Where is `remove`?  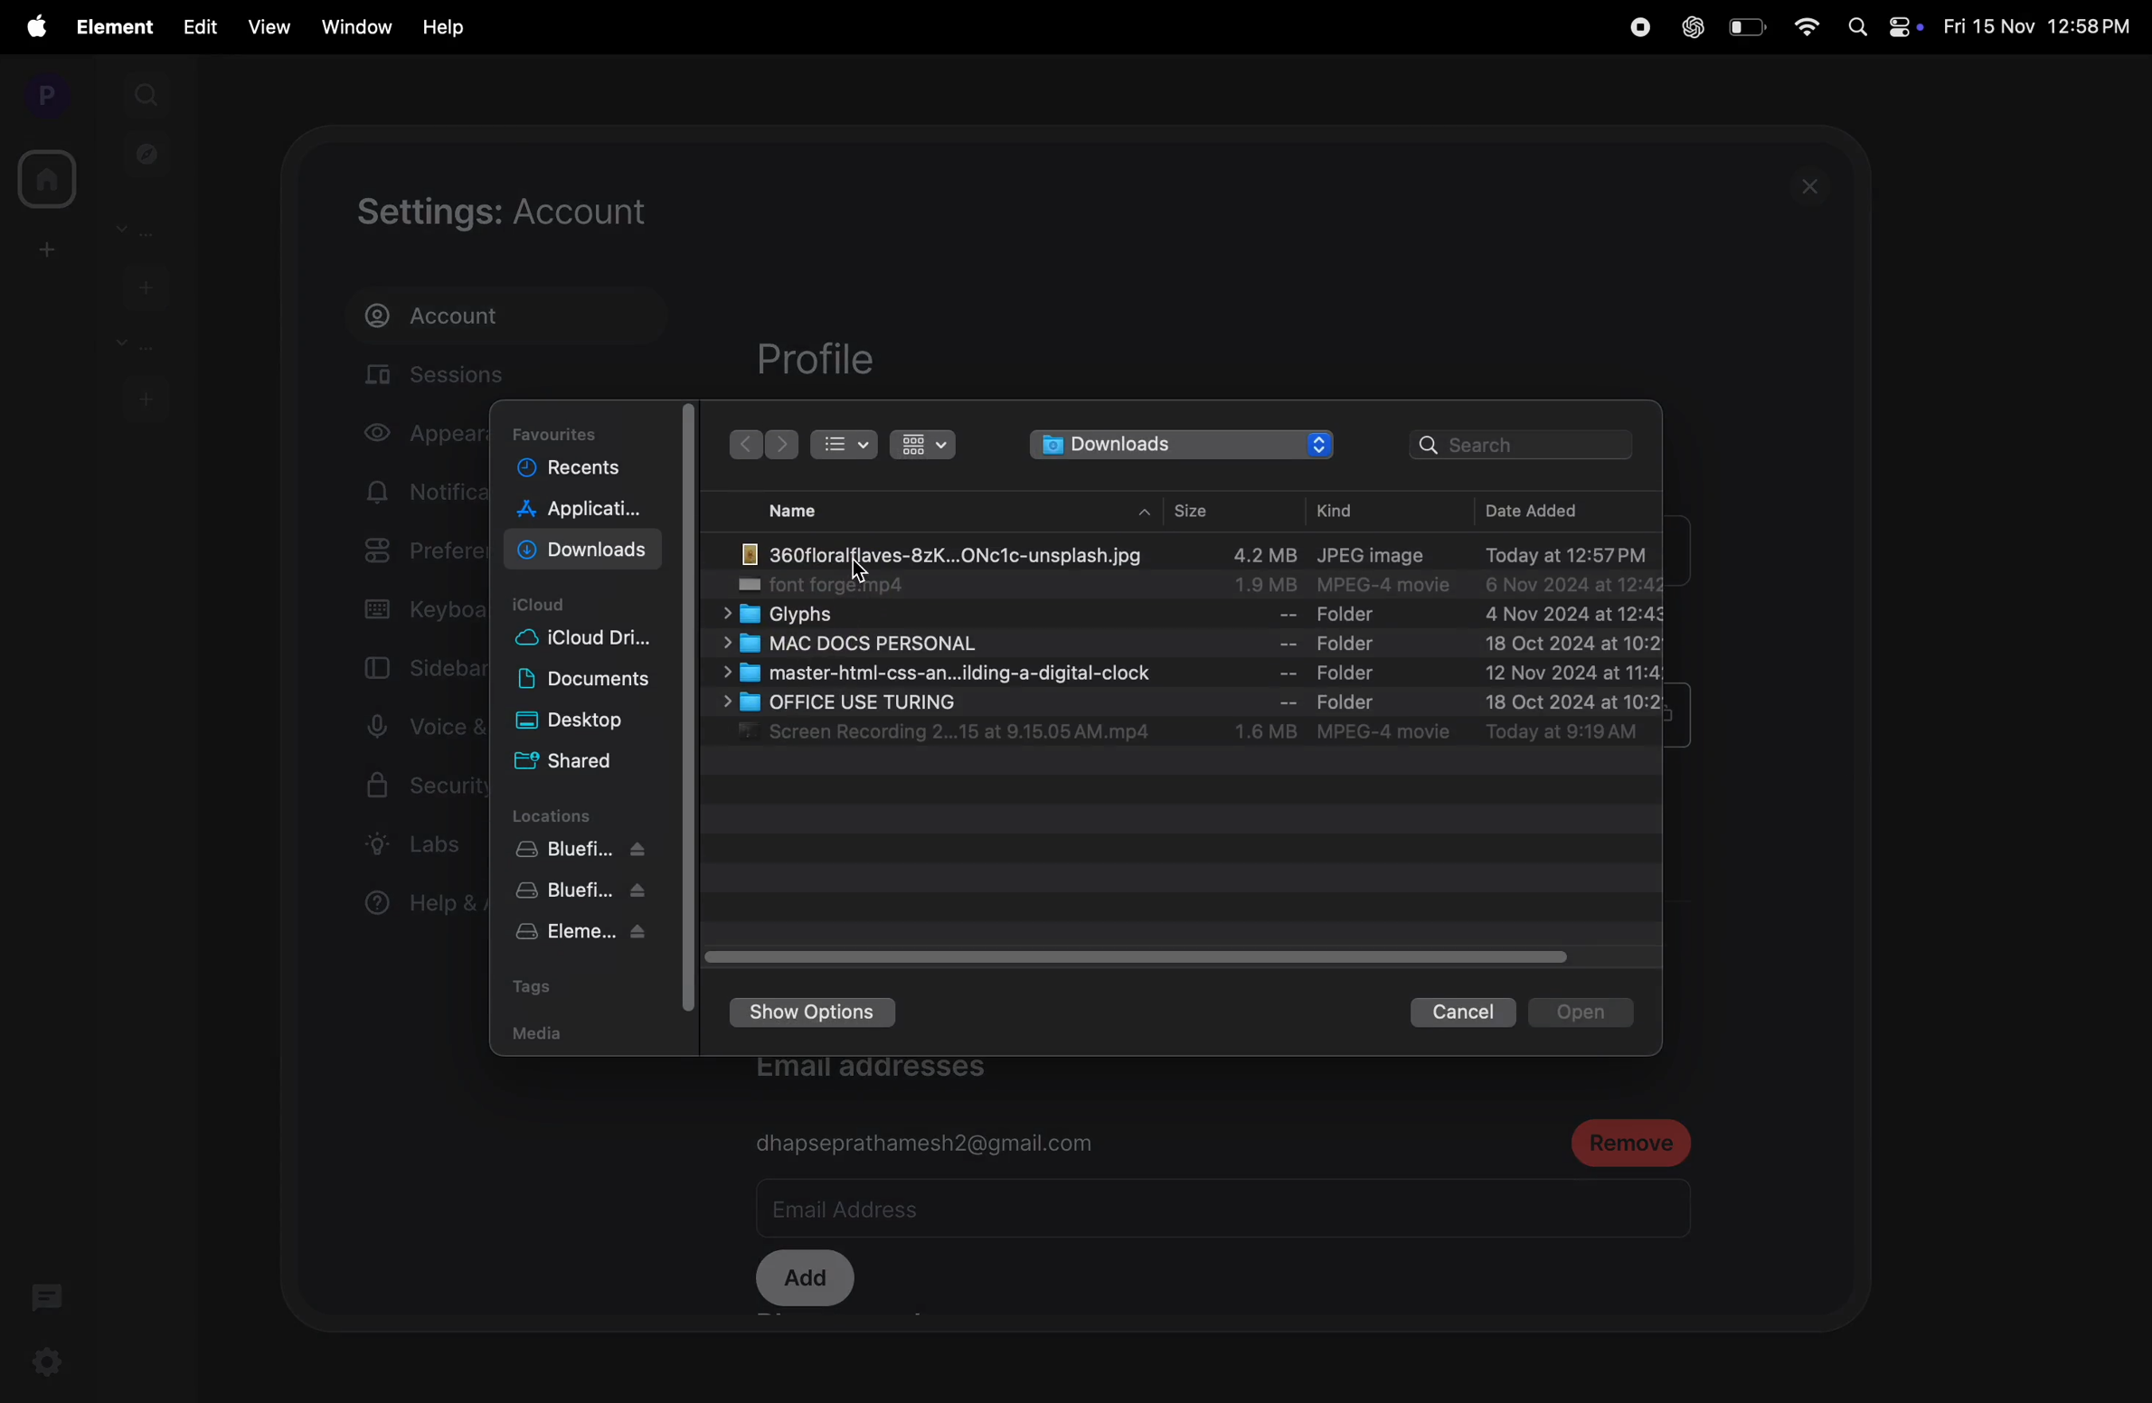
remove is located at coordinates (1631, 1142).